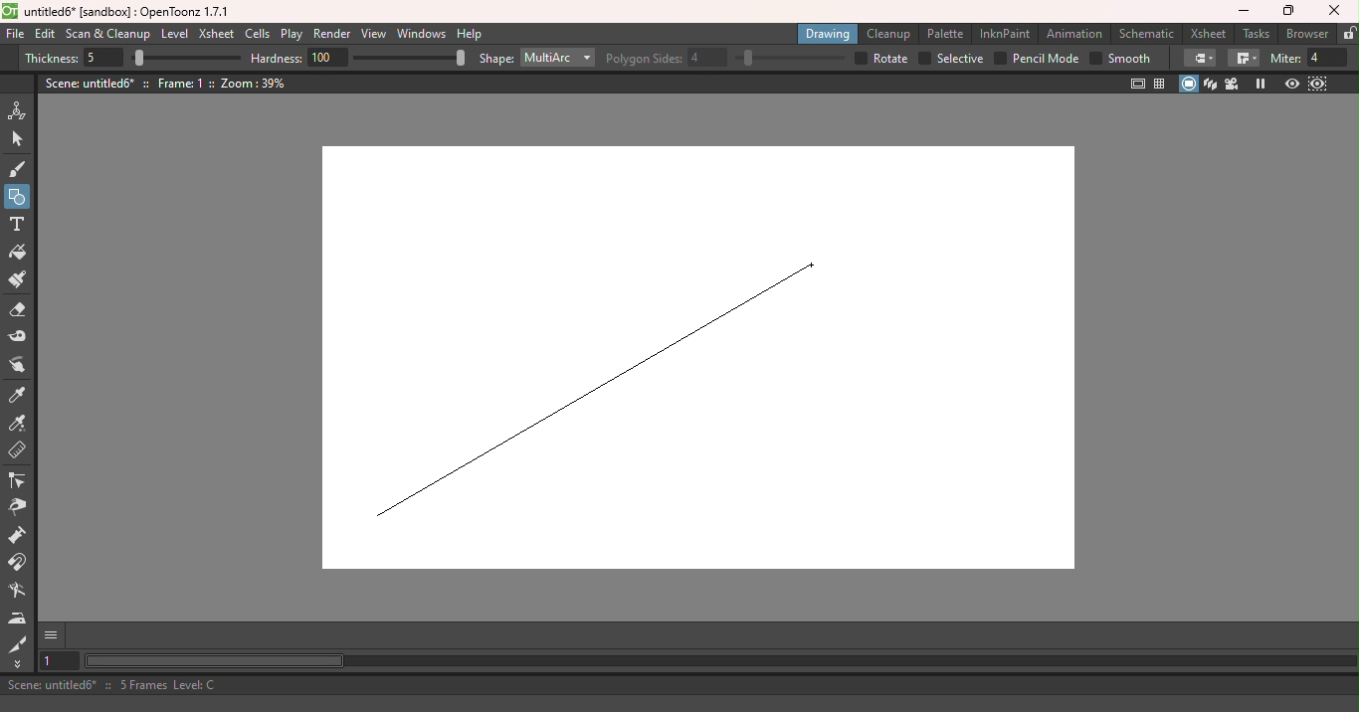 The width and height of the screenshot is (1359, 712). I want to click on Polygon sides, so click(668, 56).